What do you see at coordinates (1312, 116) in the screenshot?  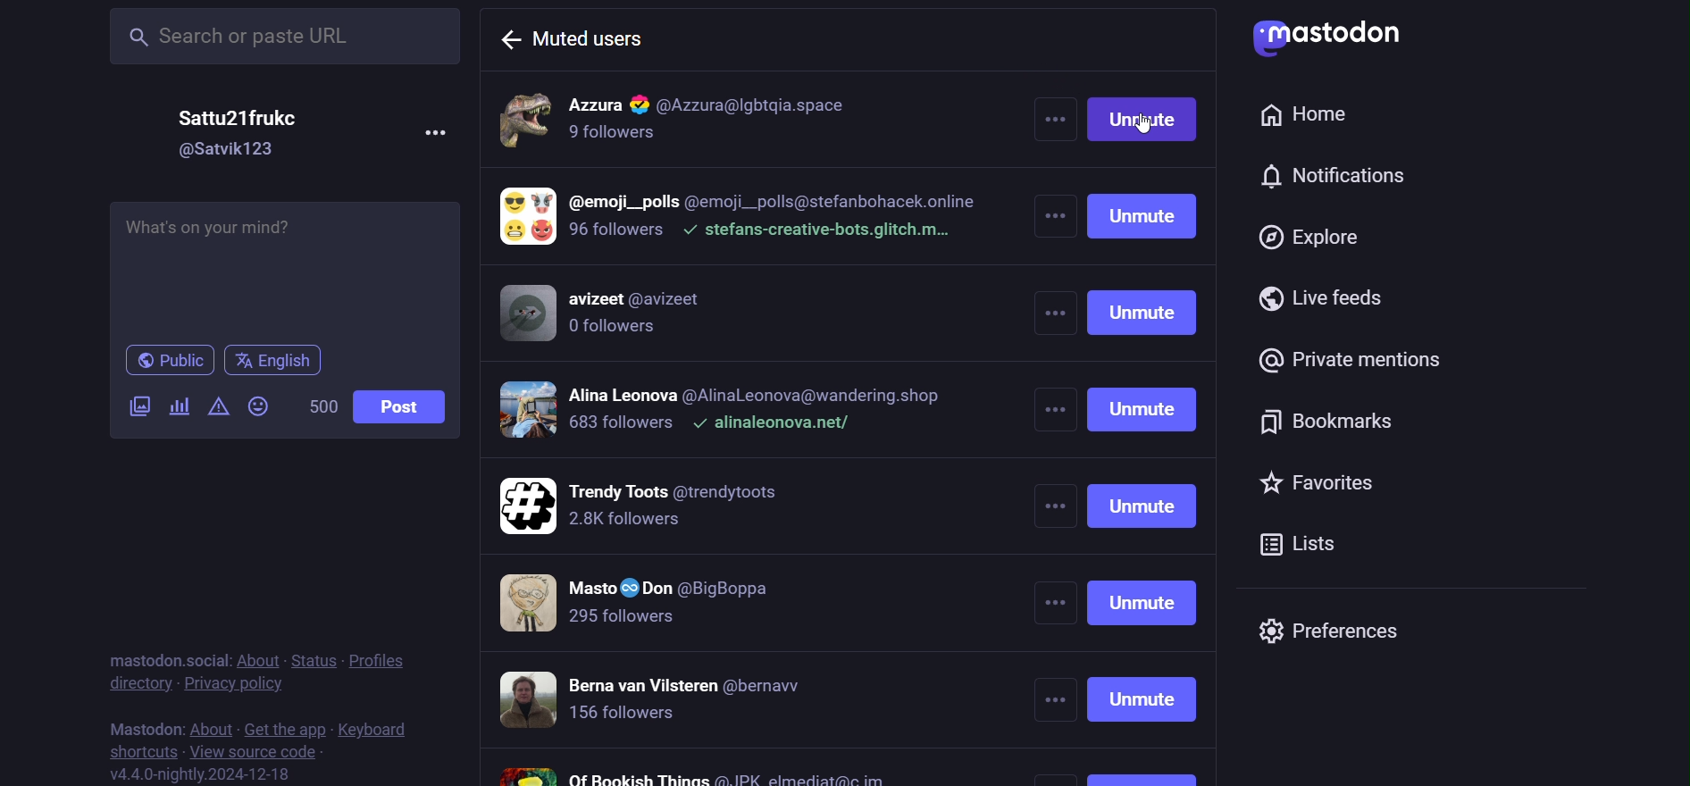 I see `home` at bounding box center [1312, 116].